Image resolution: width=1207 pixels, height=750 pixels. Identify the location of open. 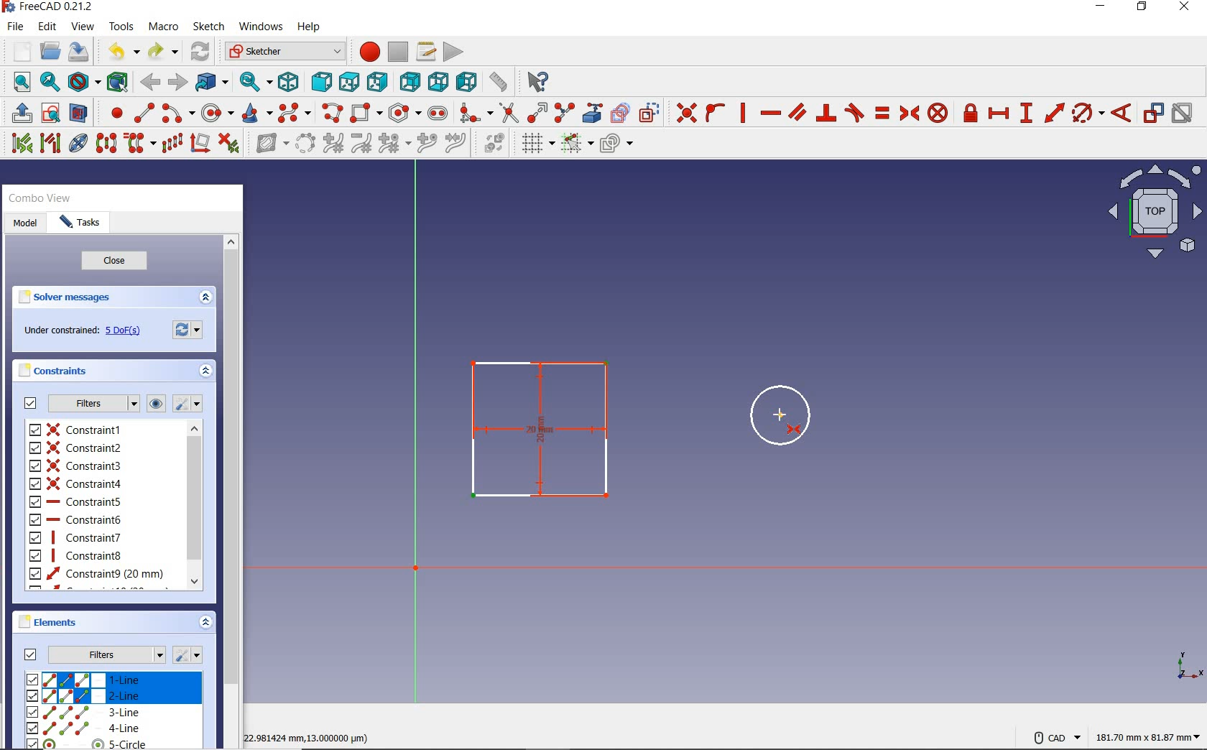
(50, 50).